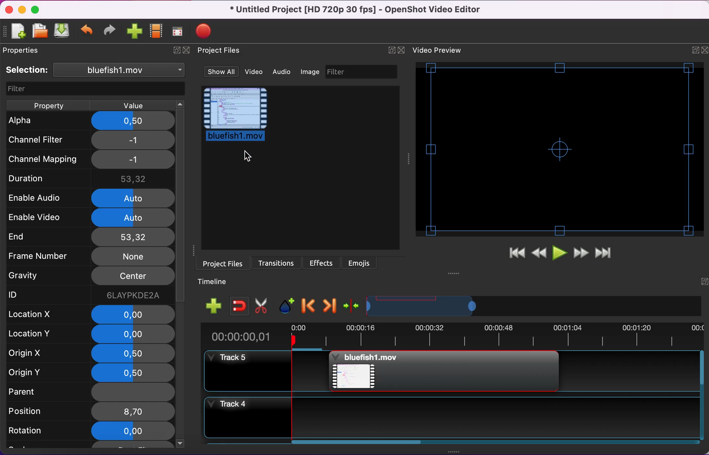 The image size is (709, 455). I want to click on none, so click(132, 257).